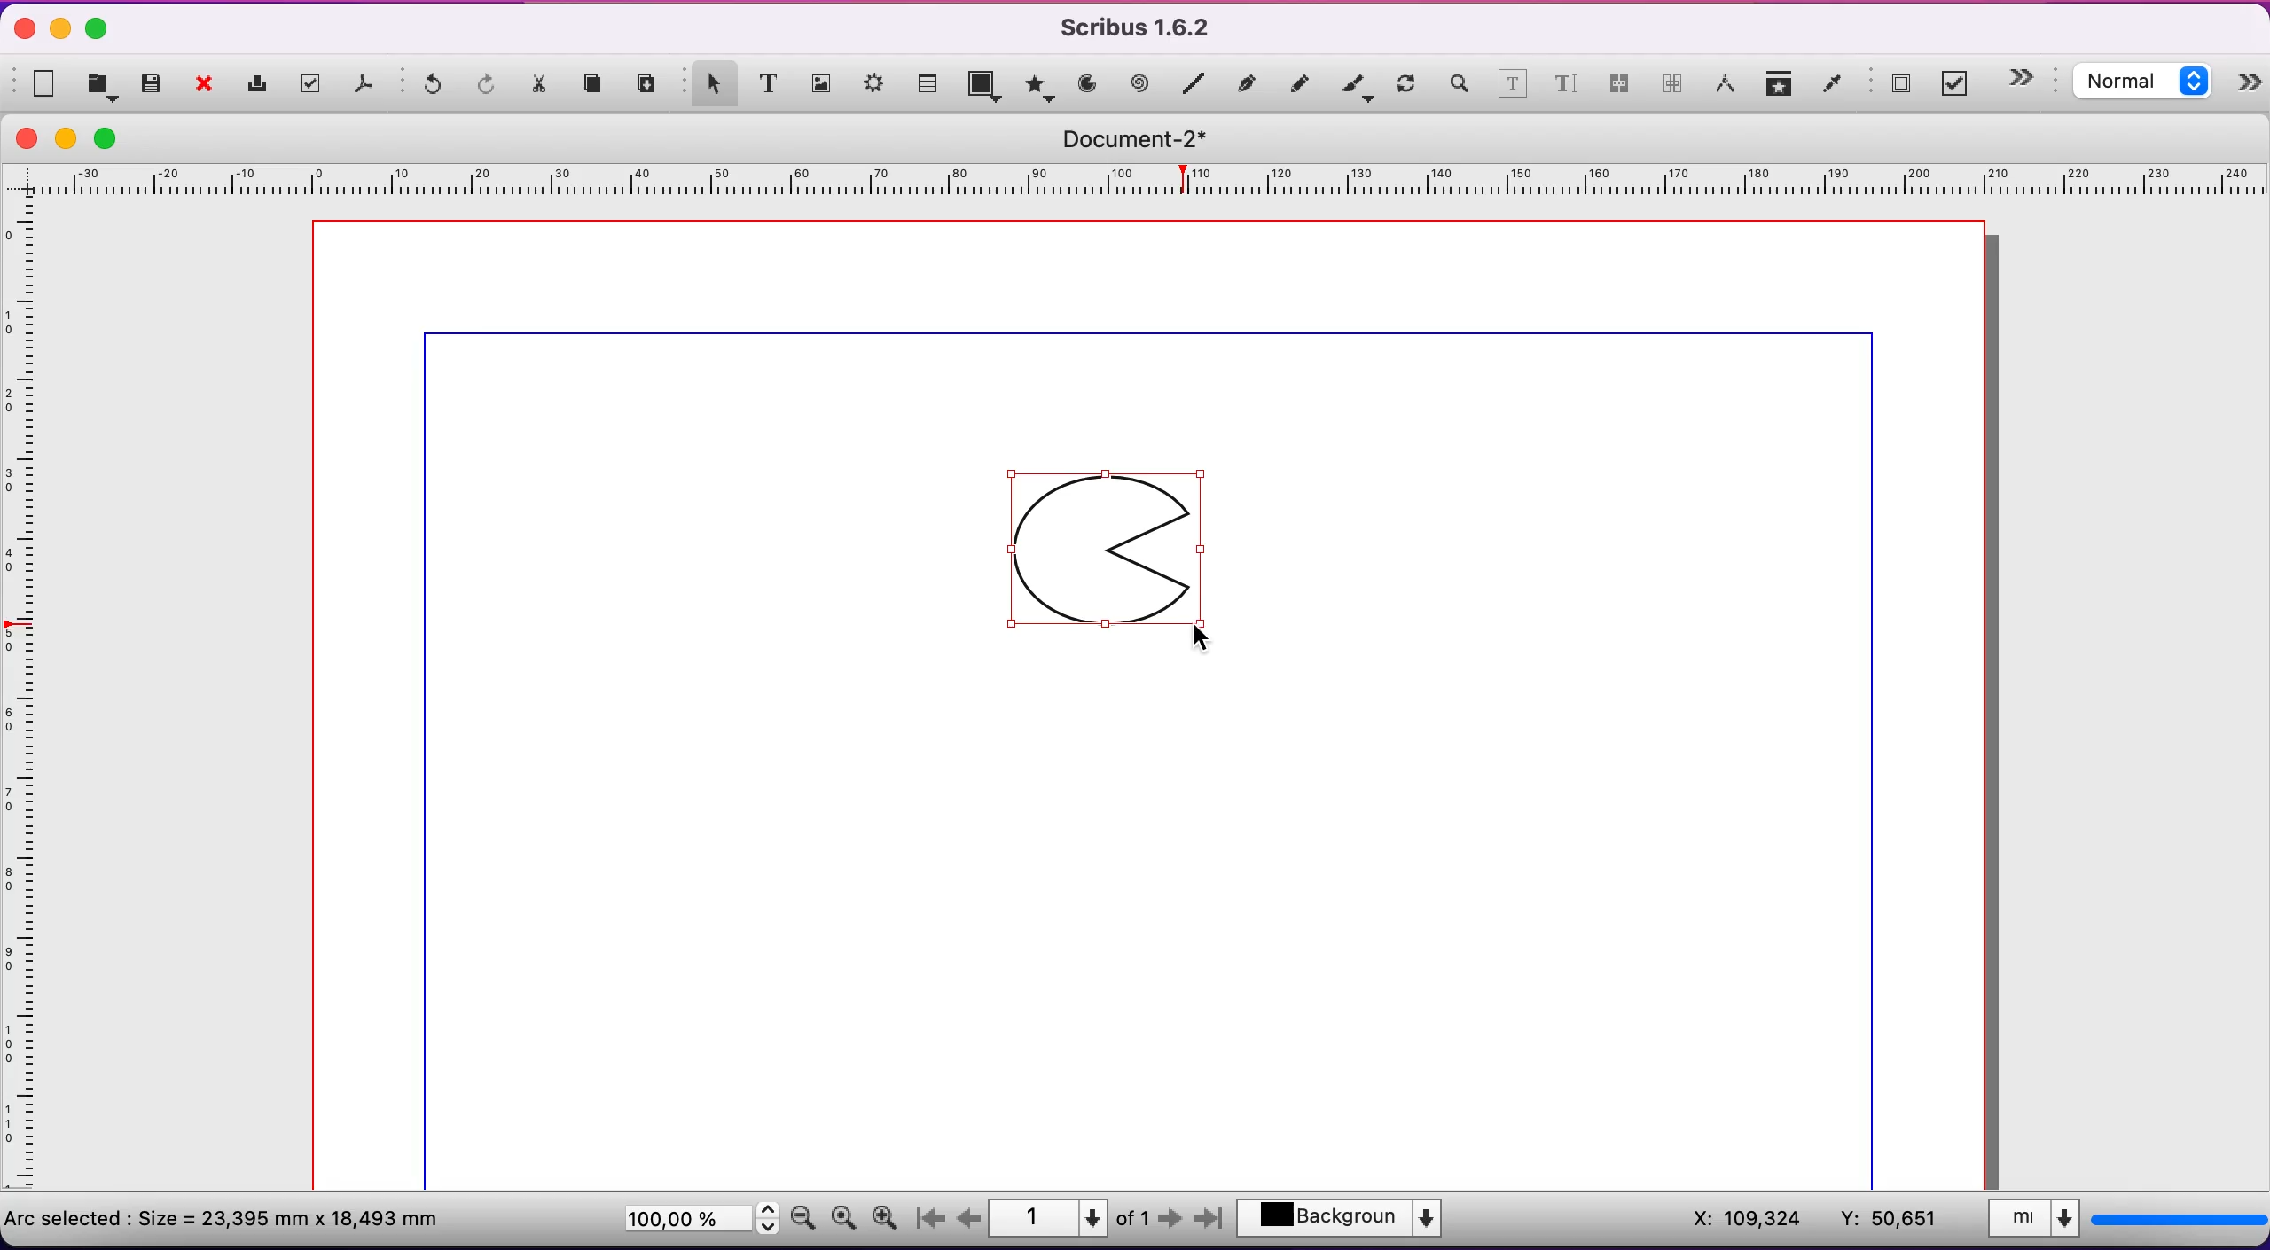 Image resolution: width=2270 pixels, height=1250 pixels. What do you see at coordinates (1139, 186) in the screenshot?
I see `horizontal measures` at bounding box center [1139, 186].